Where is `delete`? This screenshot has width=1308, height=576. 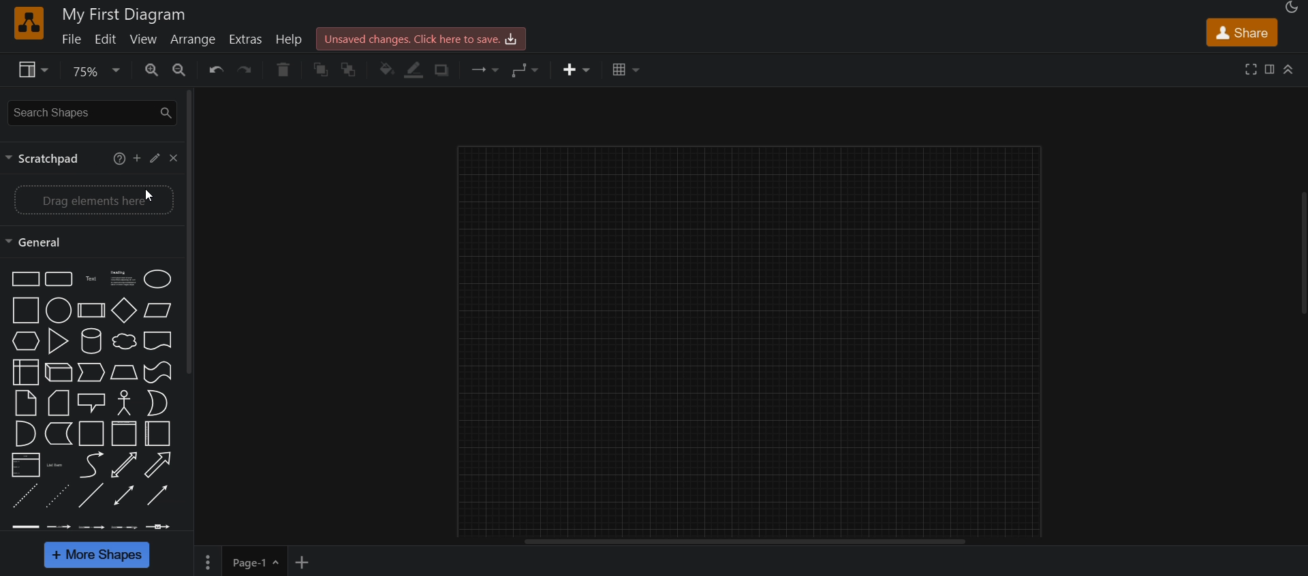
delete is located at coordinates (283, 71).